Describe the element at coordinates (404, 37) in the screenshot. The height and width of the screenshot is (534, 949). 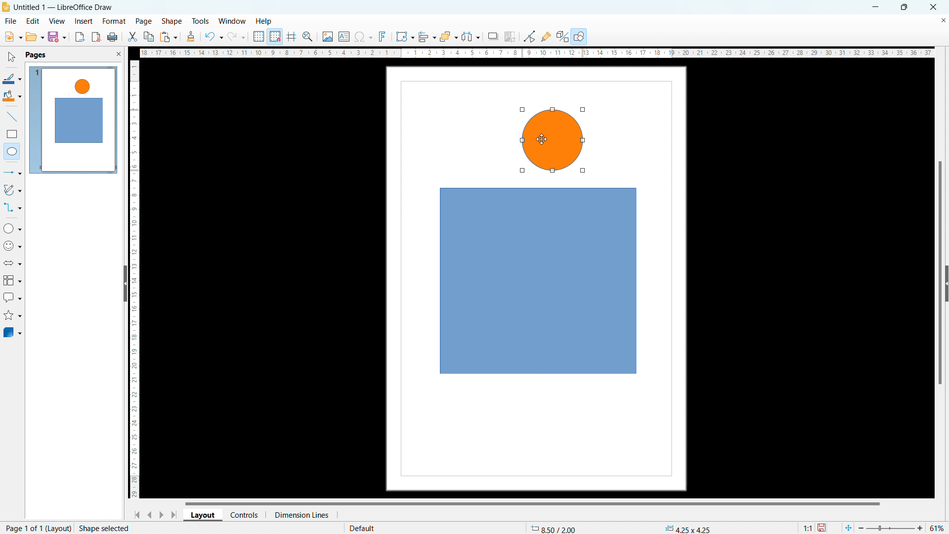
I see `transformations` at that location.